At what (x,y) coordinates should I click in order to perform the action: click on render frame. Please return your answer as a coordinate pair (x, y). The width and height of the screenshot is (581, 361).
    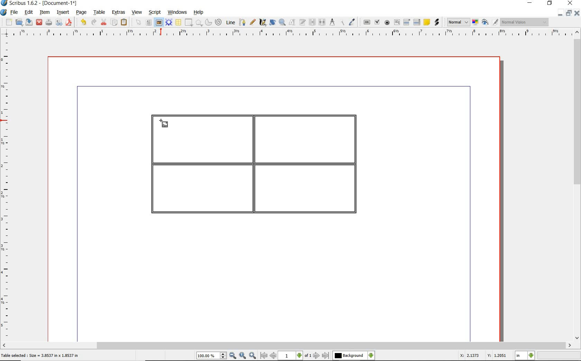
    Looking at the image, I should click on (169, 22).